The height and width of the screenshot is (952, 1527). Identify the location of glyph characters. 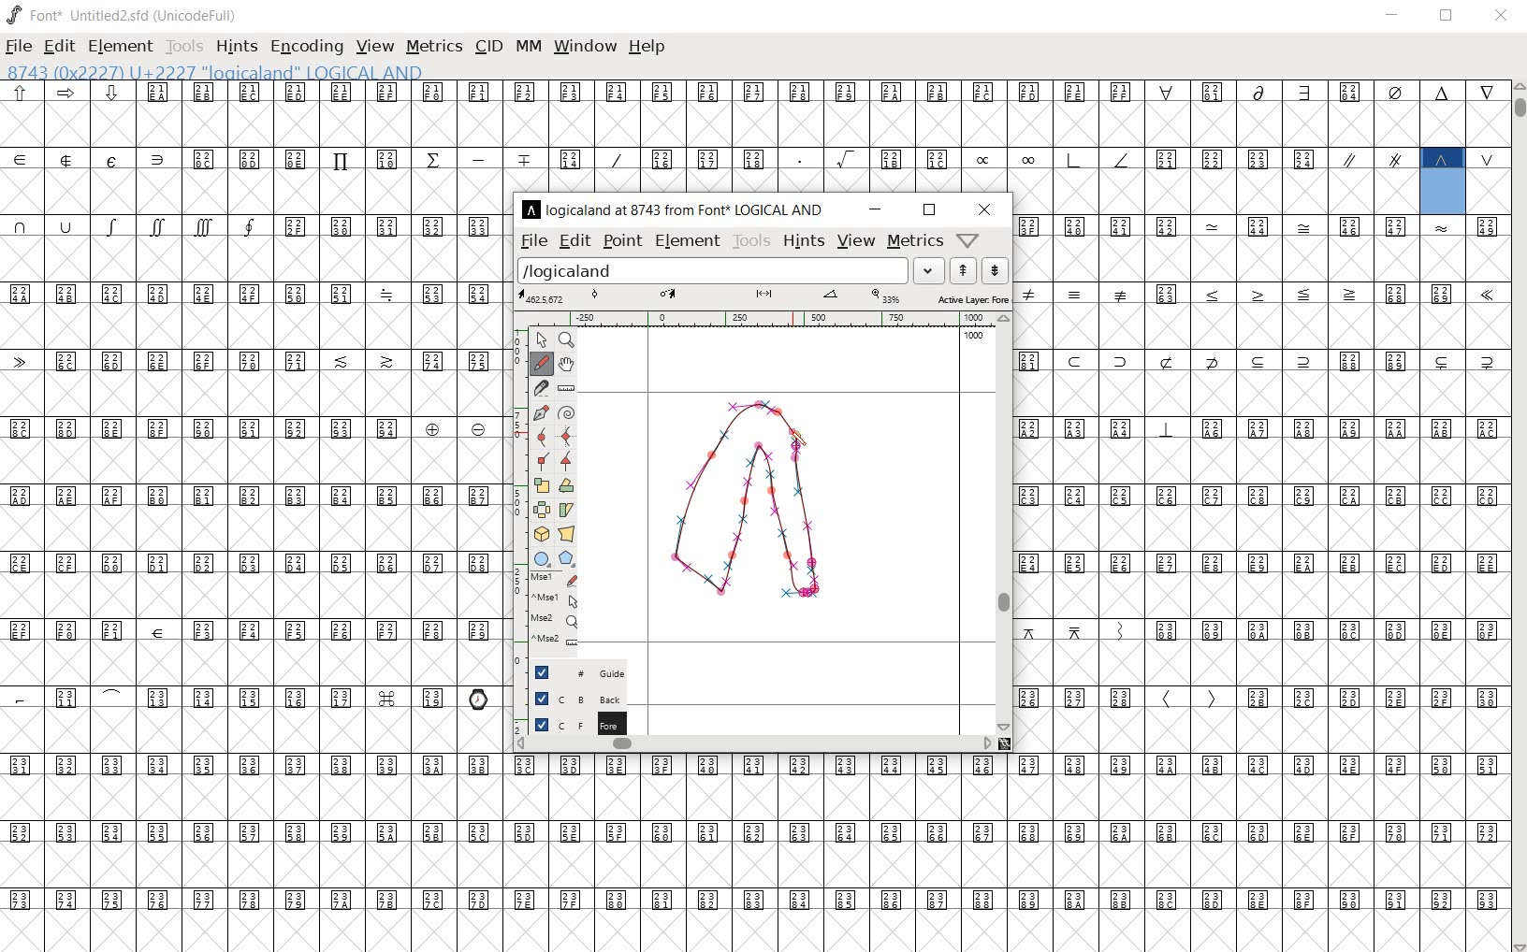
(253, 516).